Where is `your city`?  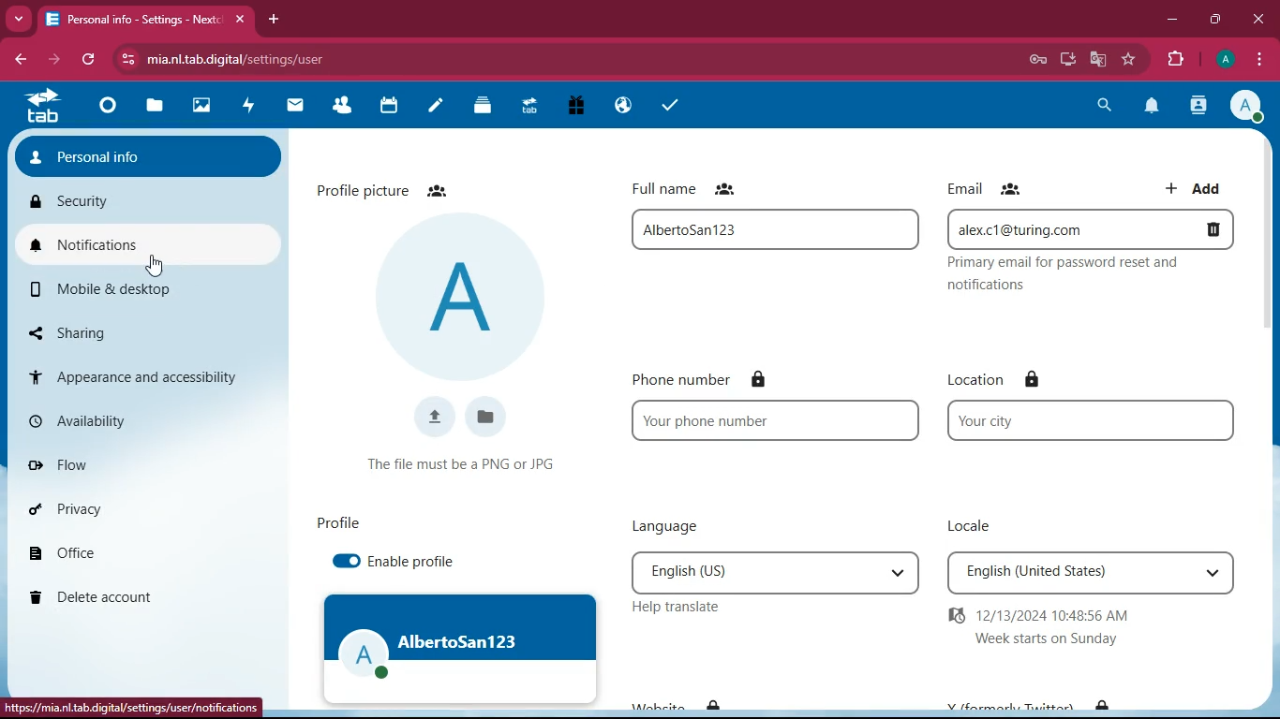 your city is located at coordinates (1090, 419).